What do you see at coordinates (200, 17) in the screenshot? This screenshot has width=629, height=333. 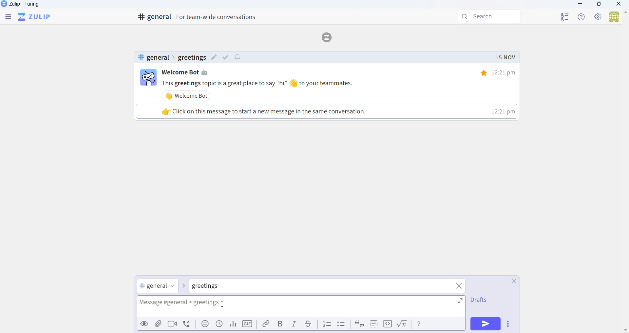 I see `General Tittle` at bounding box center [200, 17].